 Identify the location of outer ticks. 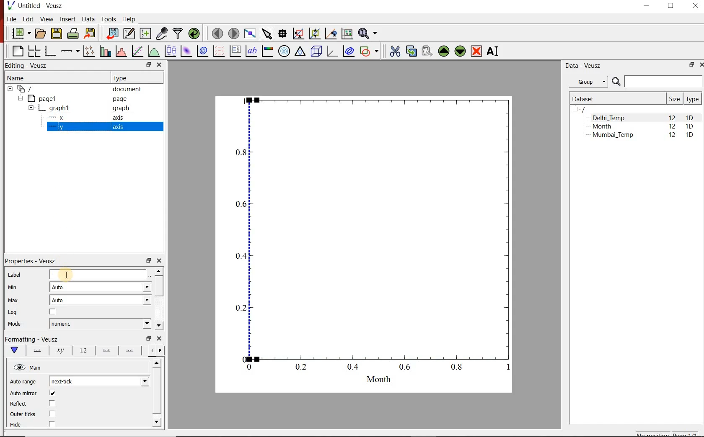
(23, 415).